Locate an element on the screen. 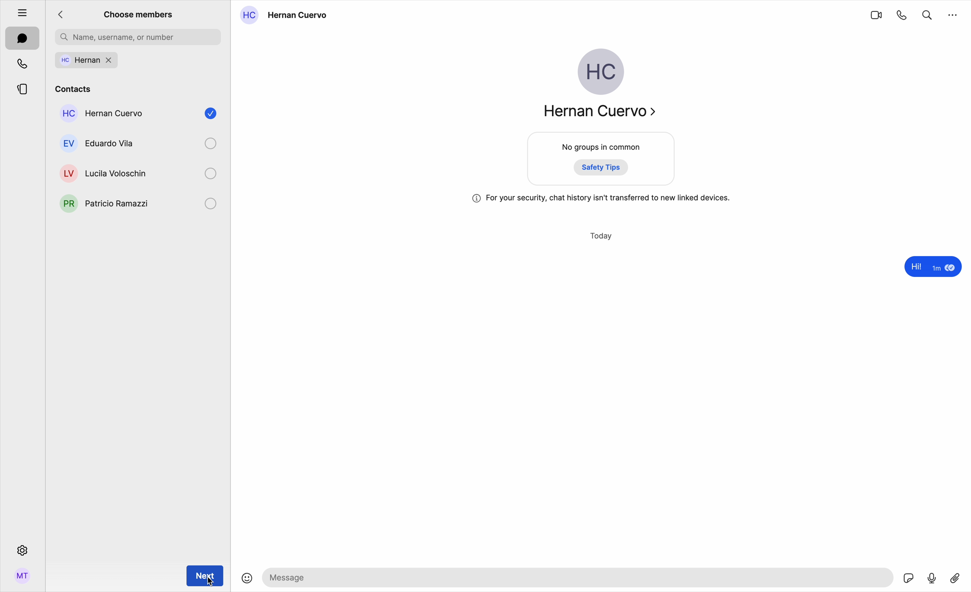 The height and width of the screenshot is (592, 971). eduardo vila is located at coordinates (104, 143).